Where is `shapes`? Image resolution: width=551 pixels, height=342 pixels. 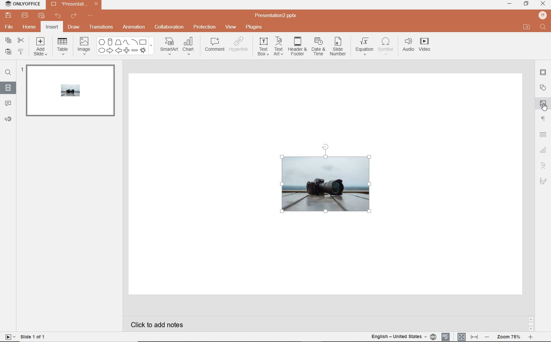
shapes is located at coordinates (125, 46).